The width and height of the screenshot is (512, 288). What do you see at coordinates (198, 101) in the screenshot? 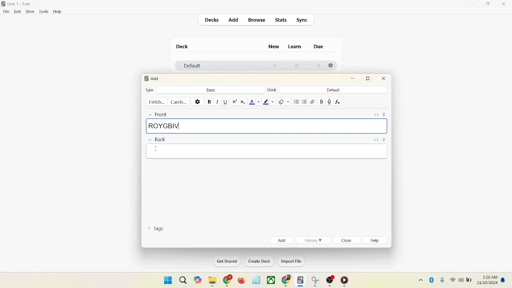
I see `settings` at bounding box center [198, 101].